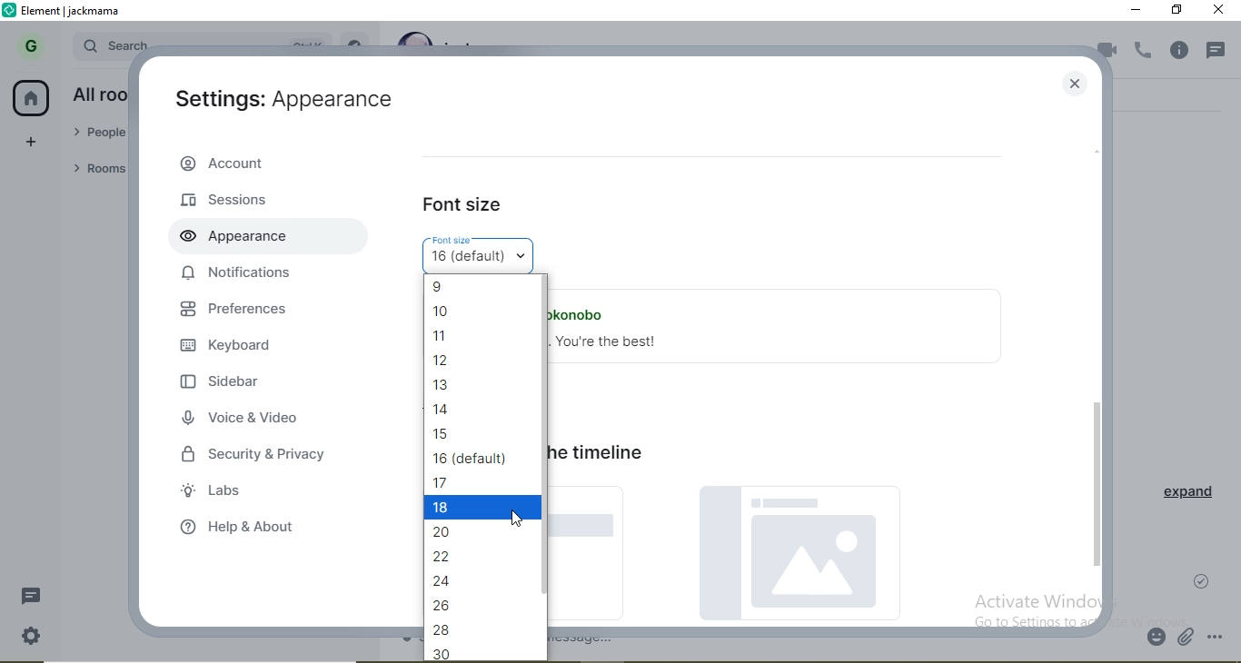 This screenshot has height=663, width=1241. What do you see at coordinates (1036, 597) in the screenshot?
I see `Activate Windows` at bounding box center [1036, 597].